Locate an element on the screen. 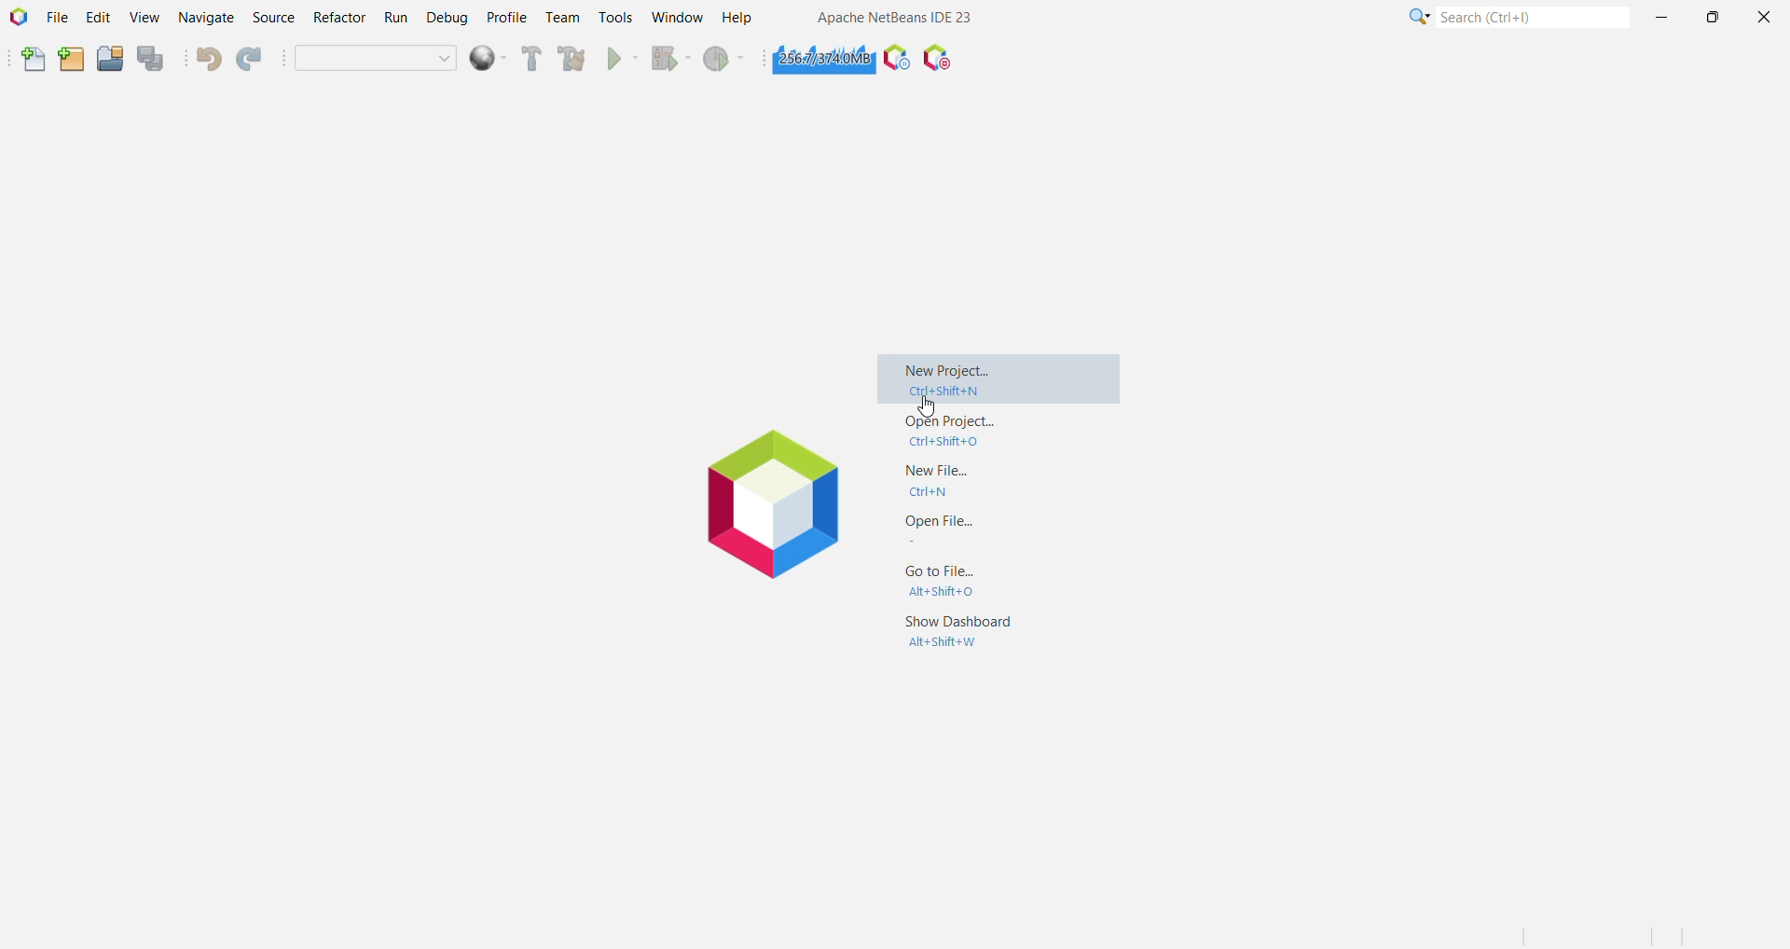 This screenshot has height=949, width=1790. Application Name and Version is located at coordinates (898, 19).